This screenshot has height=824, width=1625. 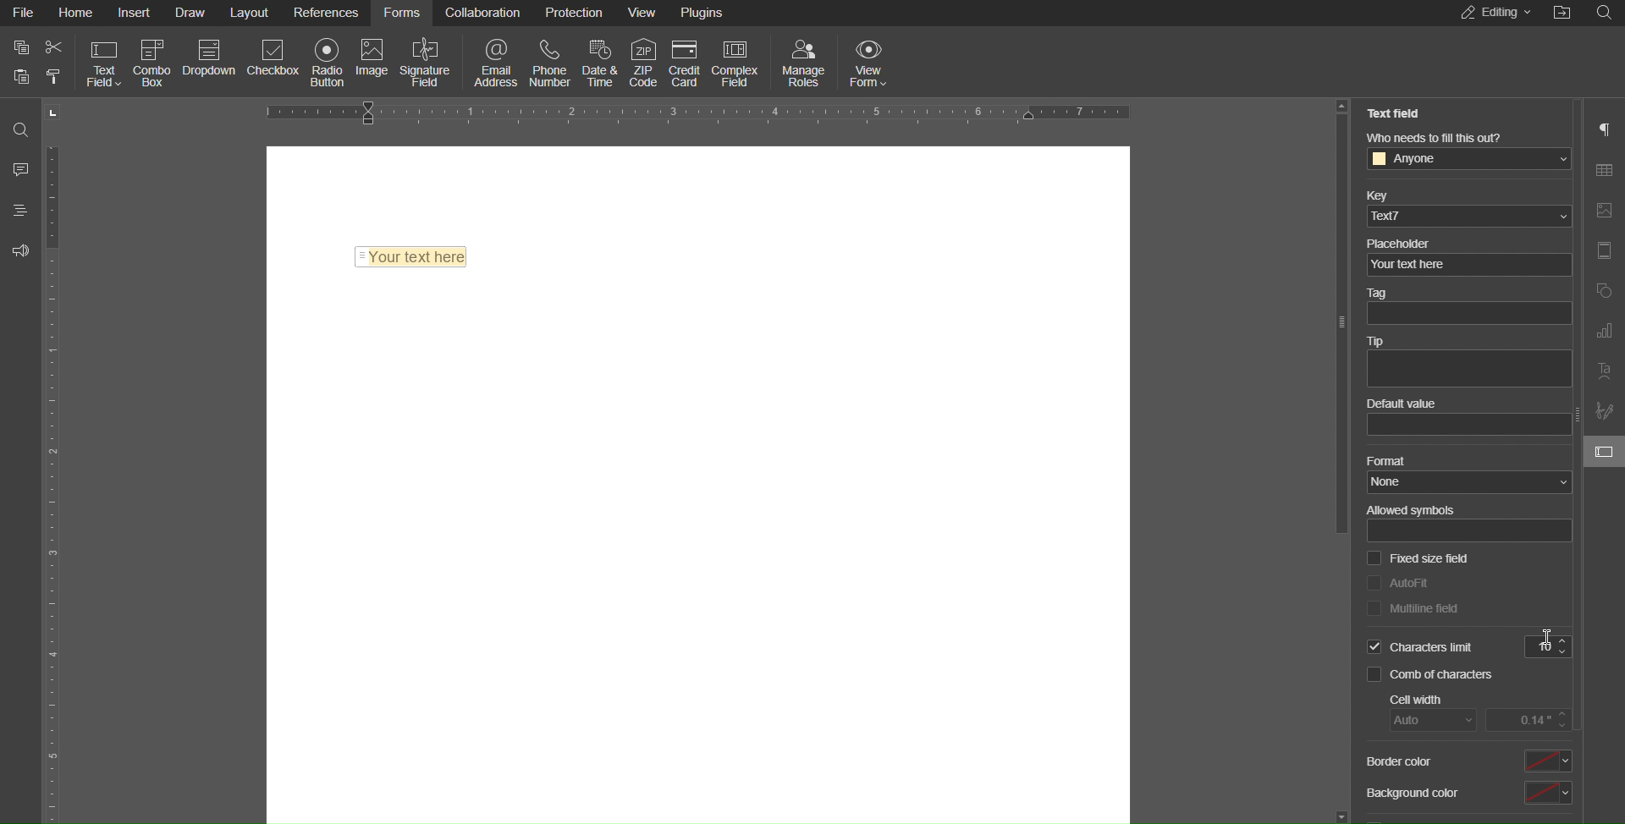 I want to click on Image Settings, so click(x=1603, y=211).